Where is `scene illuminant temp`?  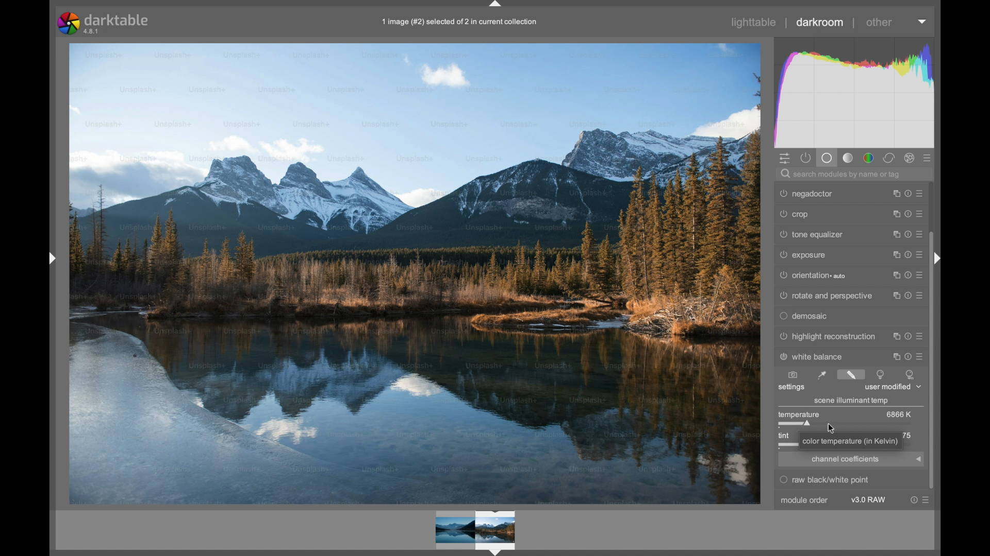
scene illuminant temp is located at coordinates (851, 401).